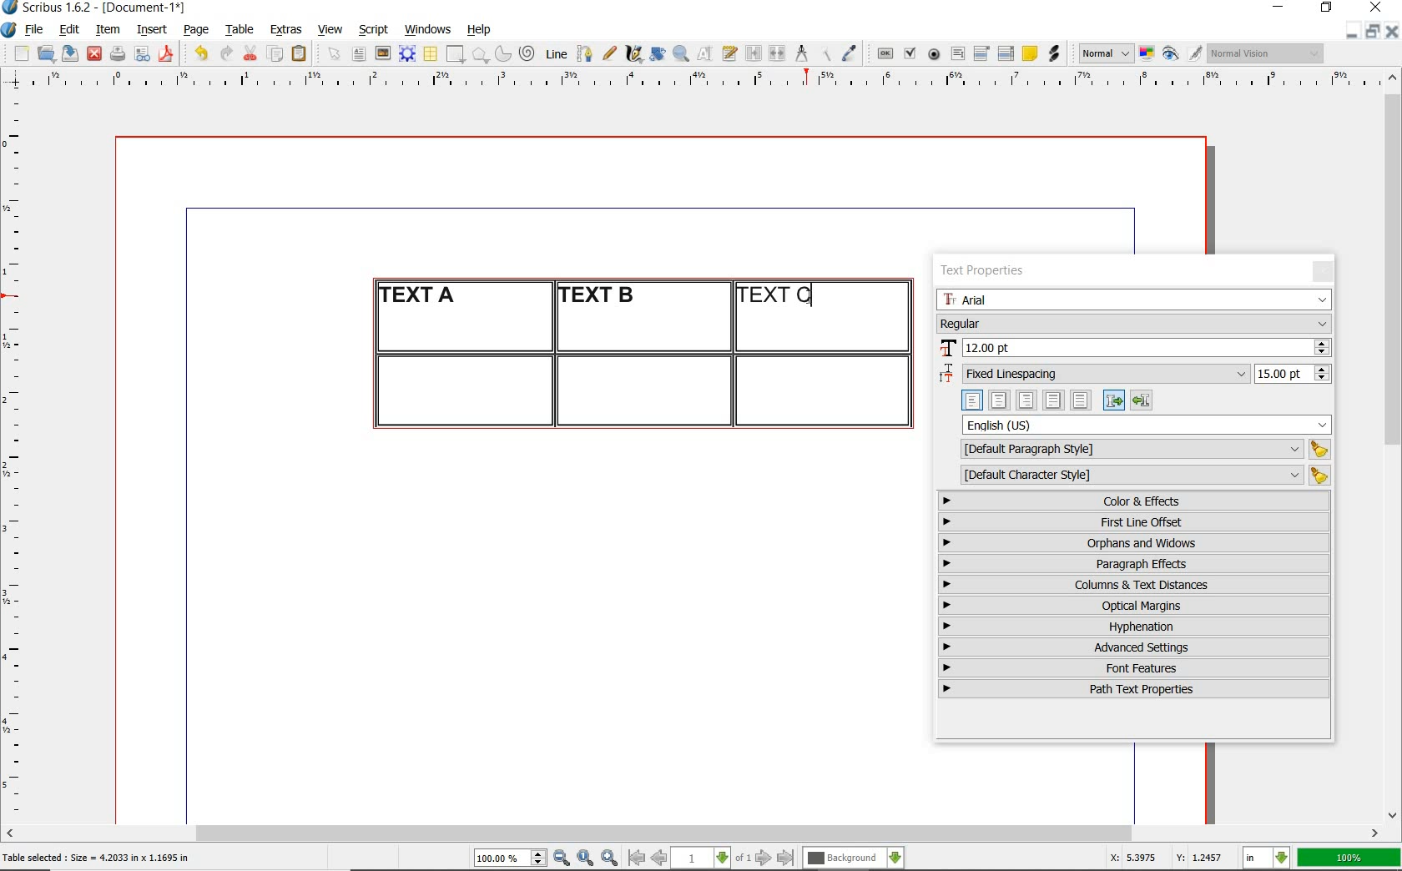 The height and width of the screenshot is (871, 1402). I want to click on text properties, so click(988, 270).